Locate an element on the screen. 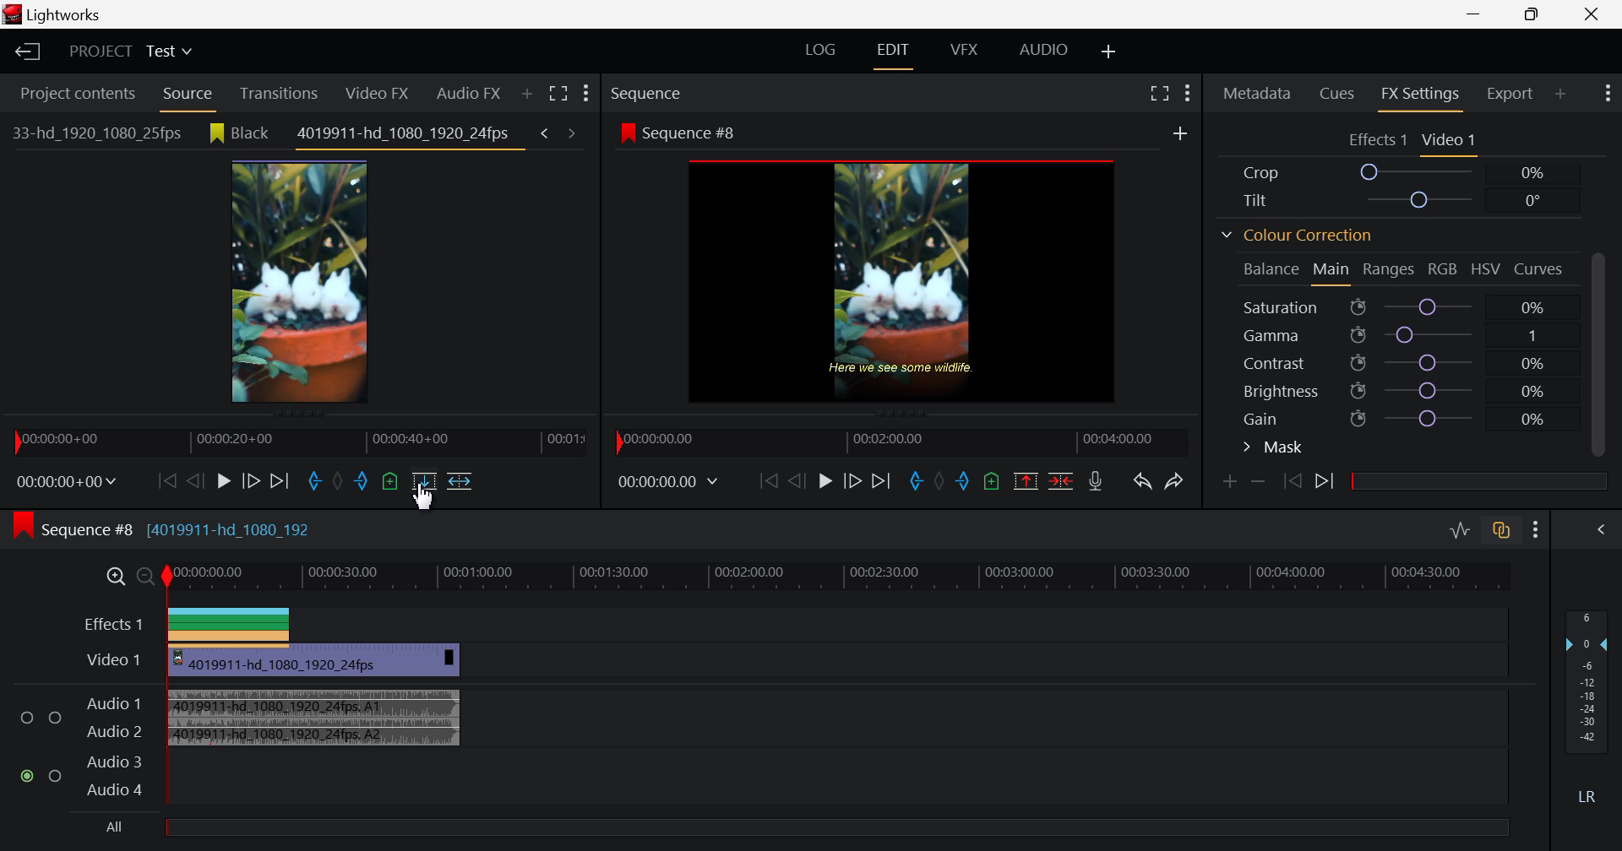  Back to Homepage is located at coordinates (24, 50).